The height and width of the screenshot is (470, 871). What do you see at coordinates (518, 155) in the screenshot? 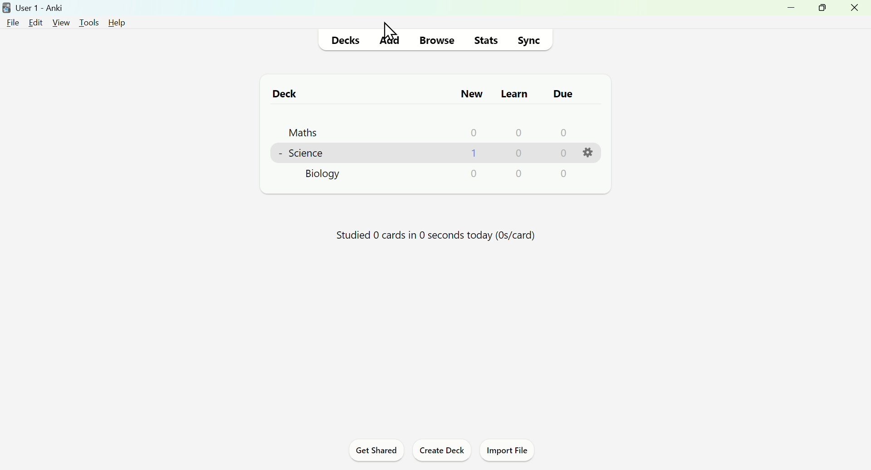
I see `0` at bounding box center [518, 155].